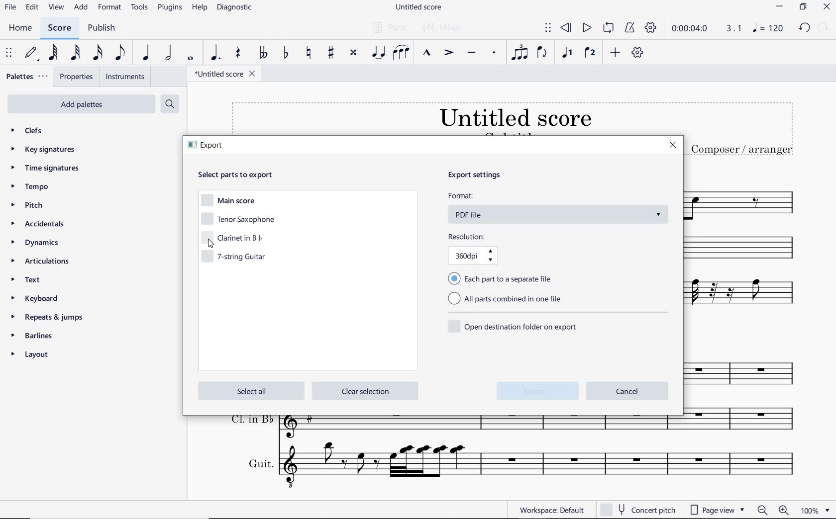  I want to click on SELECT TO MOVE, so click(547, 27).